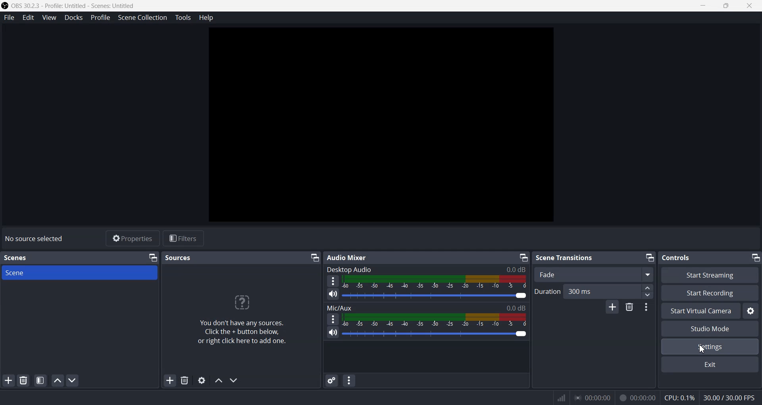  What do you see at coordinates (99, 18) in the screenshot?
I see `Profile` at bounding box center [99, 18].